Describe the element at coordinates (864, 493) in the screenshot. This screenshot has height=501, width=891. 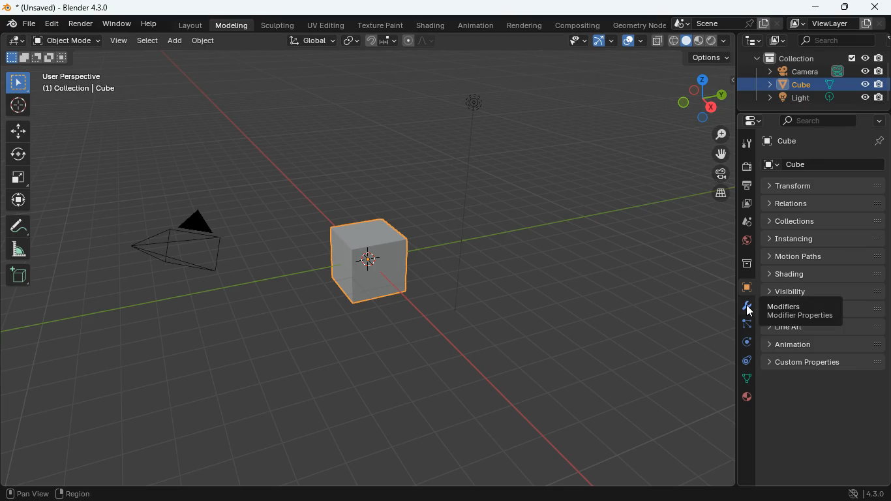
I see `version` at that location.